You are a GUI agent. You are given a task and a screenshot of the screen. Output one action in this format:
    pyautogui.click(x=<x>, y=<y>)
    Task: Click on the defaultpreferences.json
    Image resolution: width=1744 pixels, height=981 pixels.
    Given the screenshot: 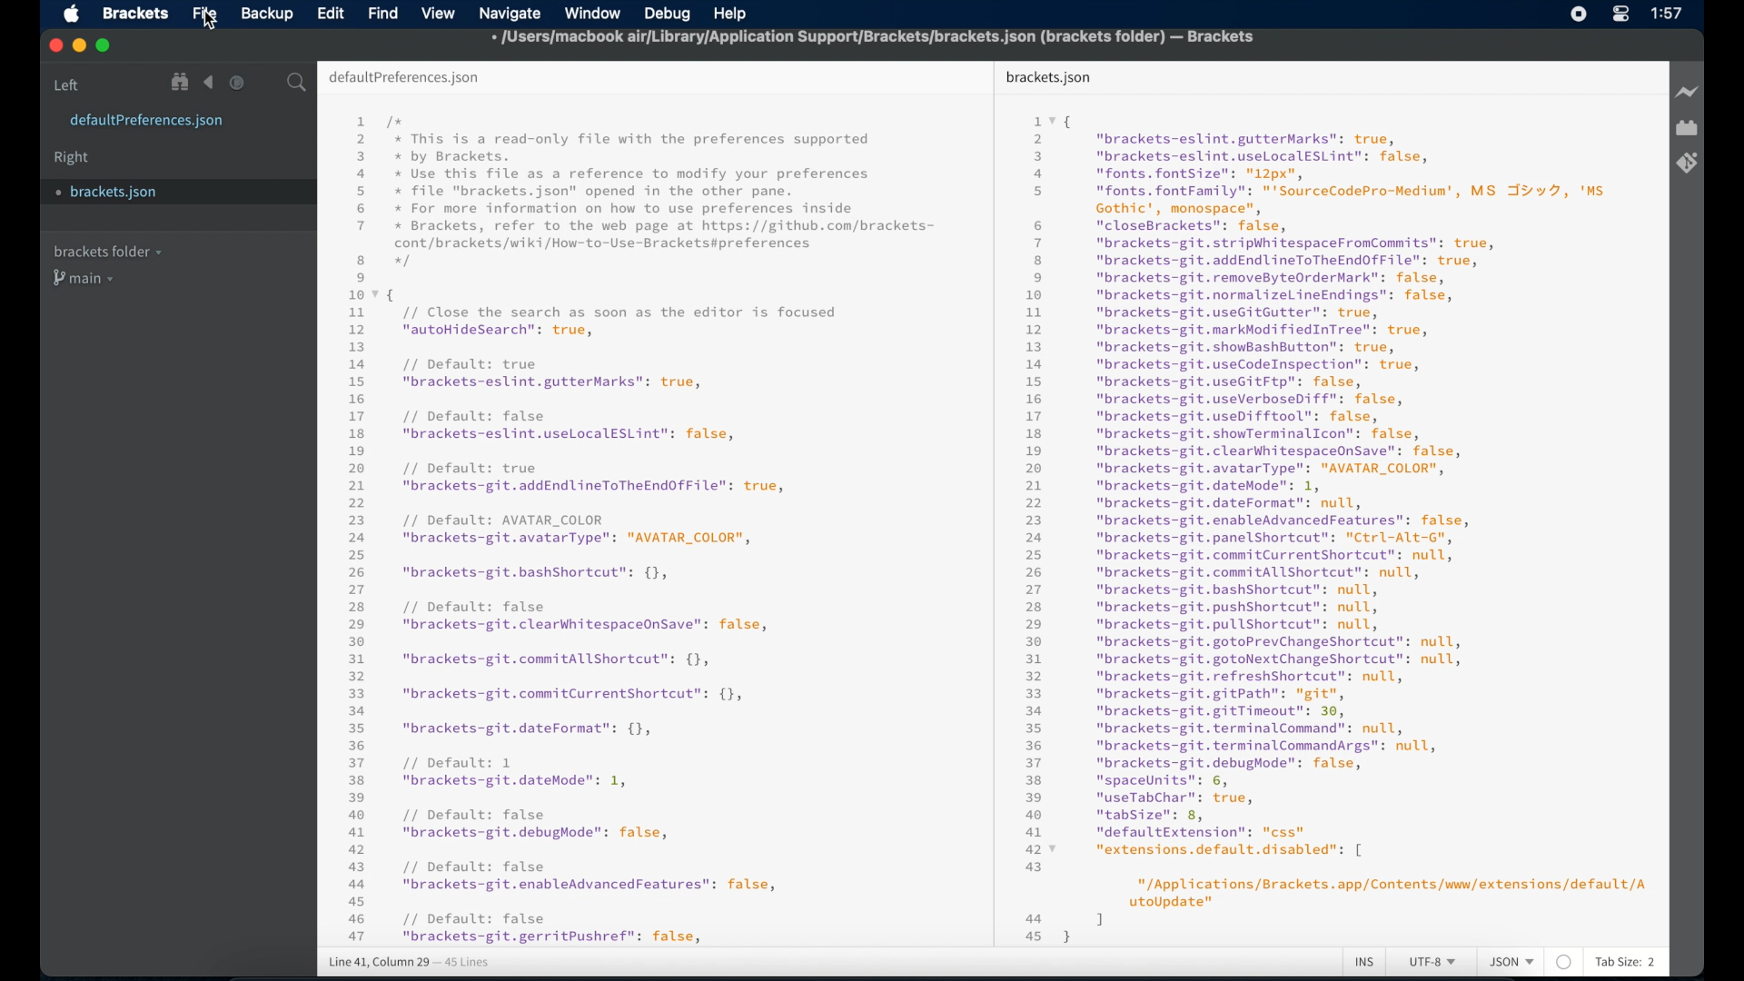 What is the action you would take?
    pyautogui.click(x=147, y=122)
    